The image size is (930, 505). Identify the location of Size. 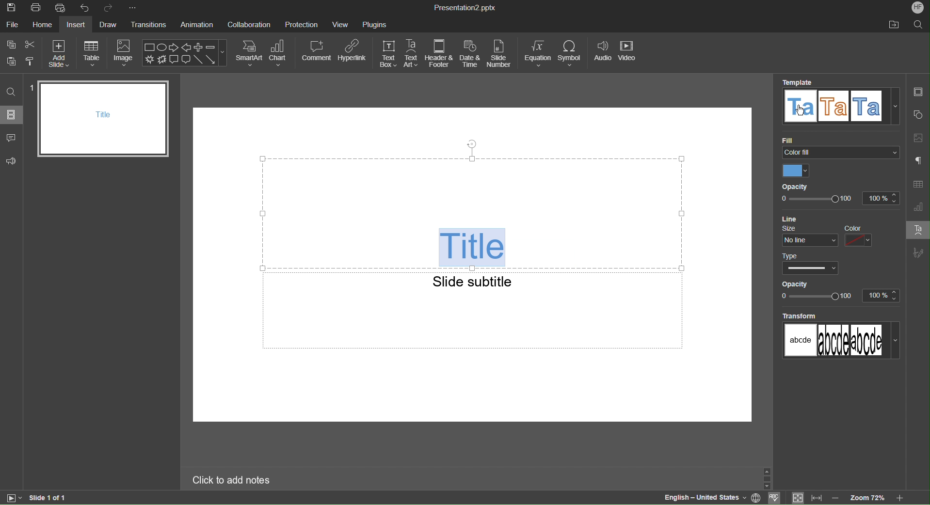
(808, 236).